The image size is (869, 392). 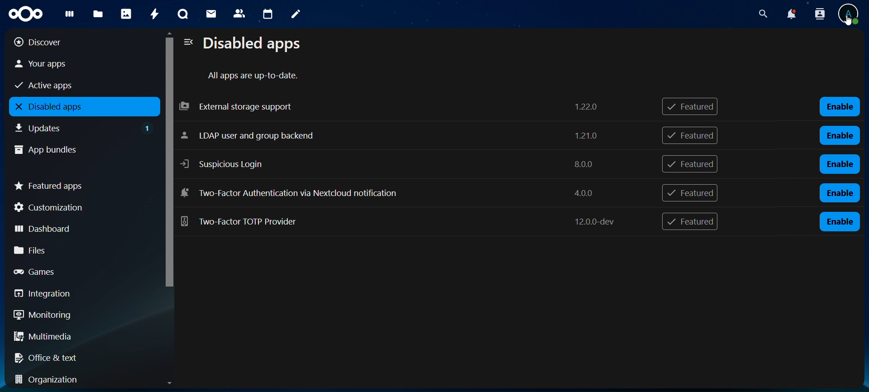 I want to click on notification, so click(x=791, y=14).